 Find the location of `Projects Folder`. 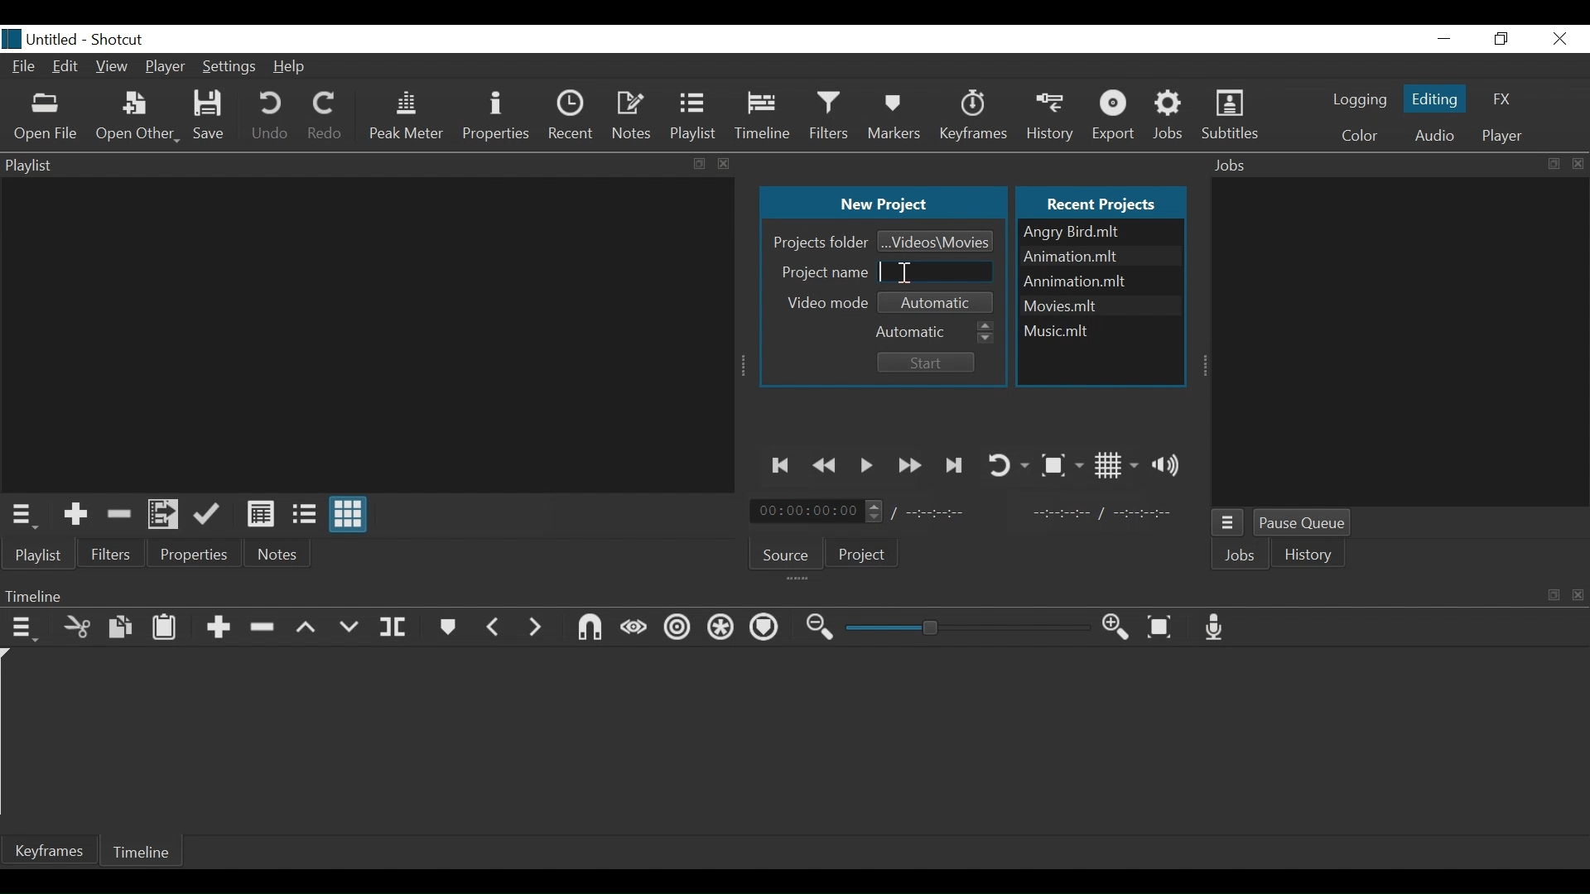

Projects Folder is located at coordinates (818, 242).